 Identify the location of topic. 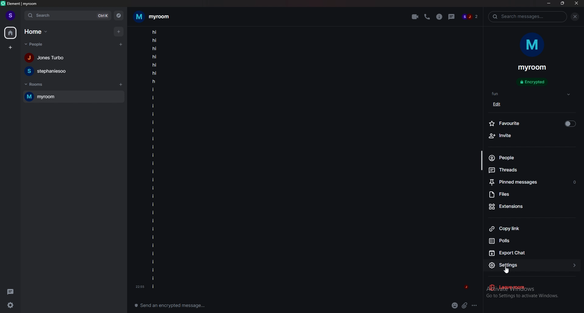
(500, 94).